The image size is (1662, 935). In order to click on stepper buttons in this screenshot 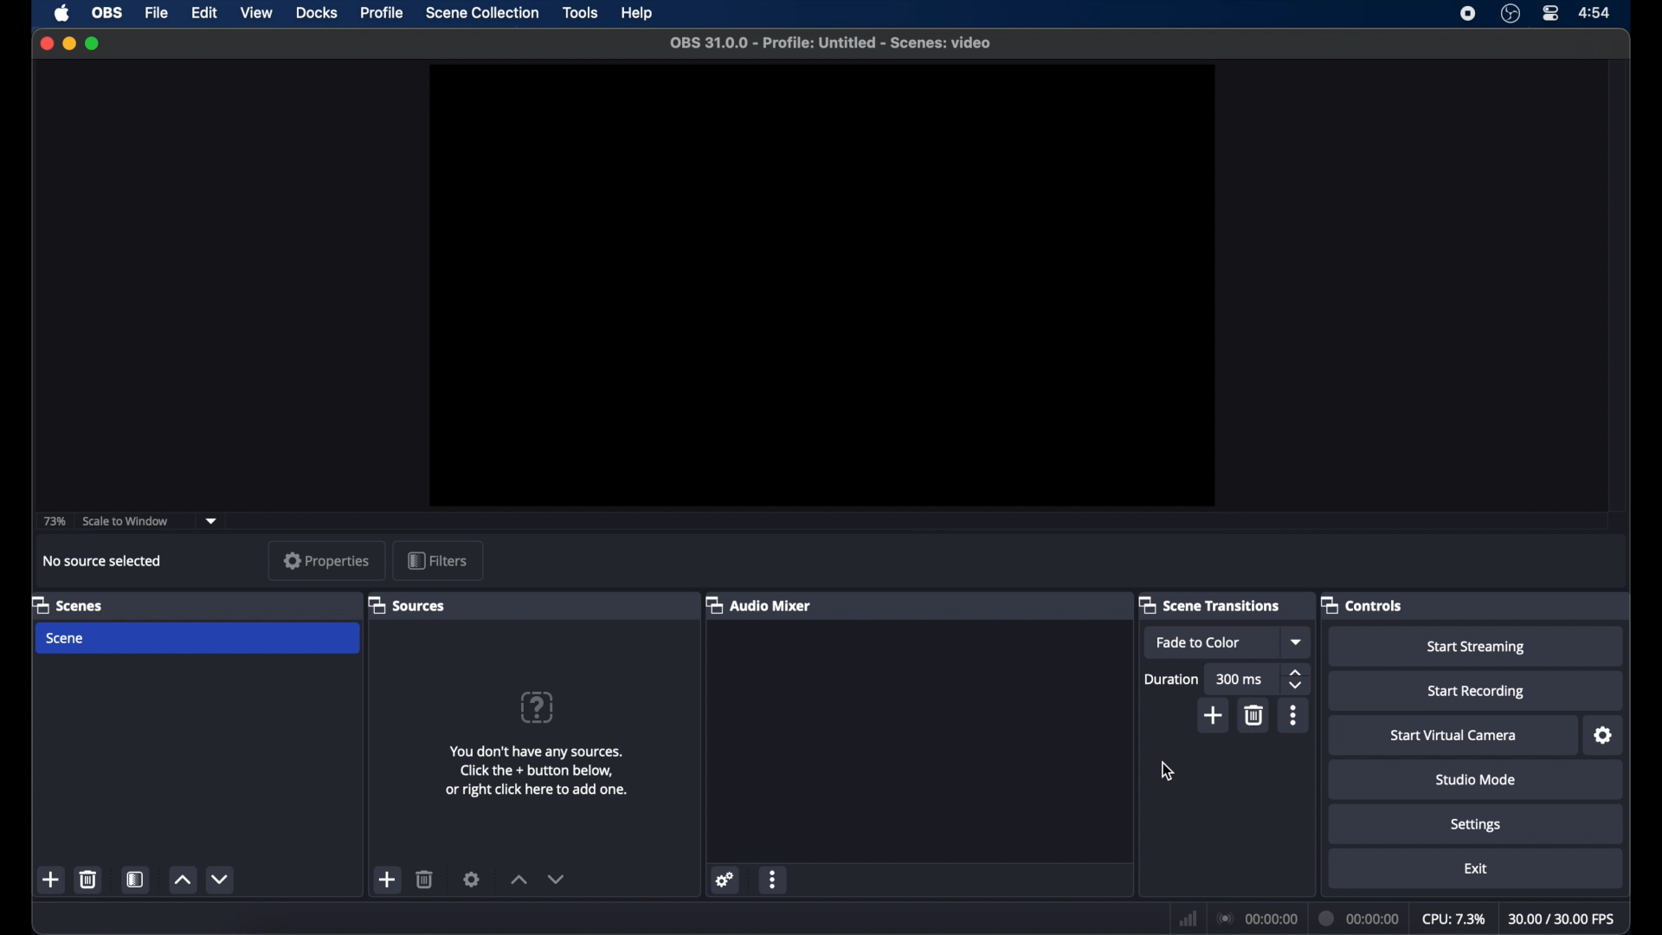, I will do `click(1297, 679)`.